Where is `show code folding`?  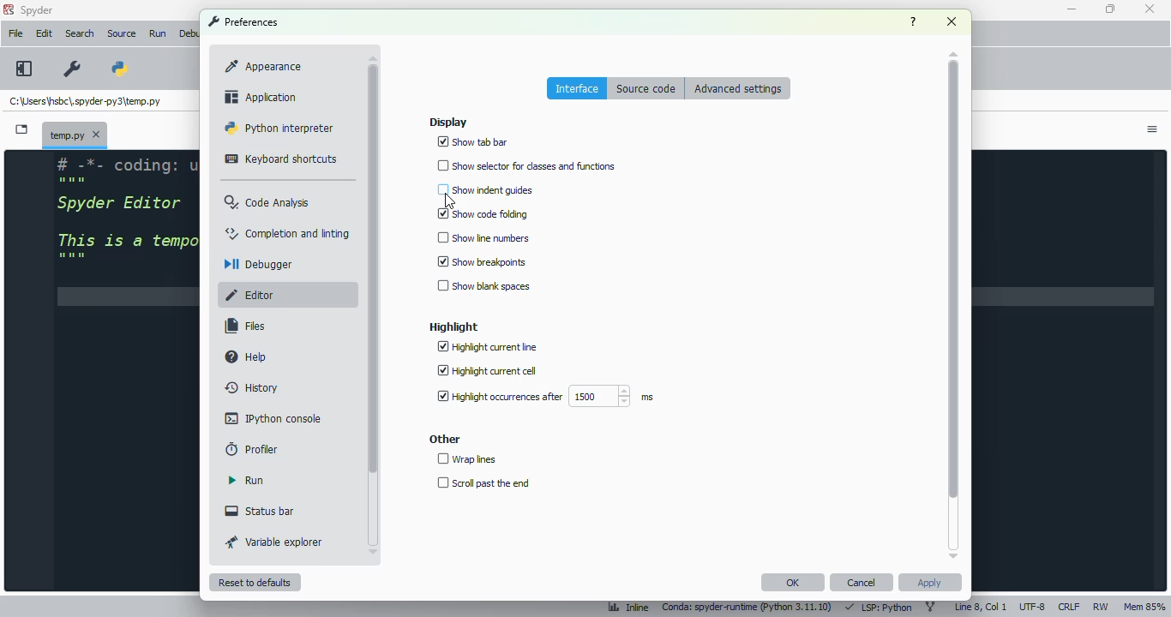
show code folding is located at coordinates (482, 214).